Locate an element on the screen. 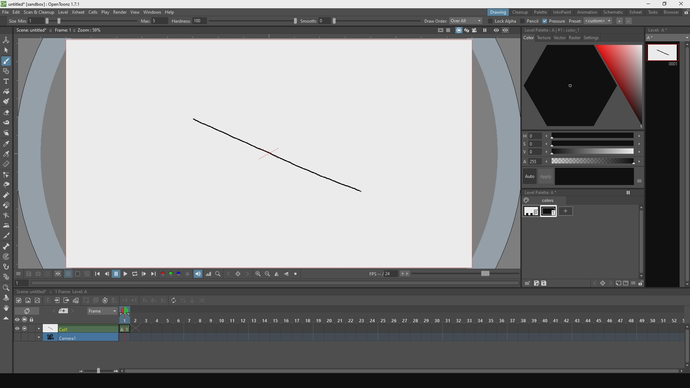 The image size is (690, 388). scene untitled is located at coordinates (33, 291).